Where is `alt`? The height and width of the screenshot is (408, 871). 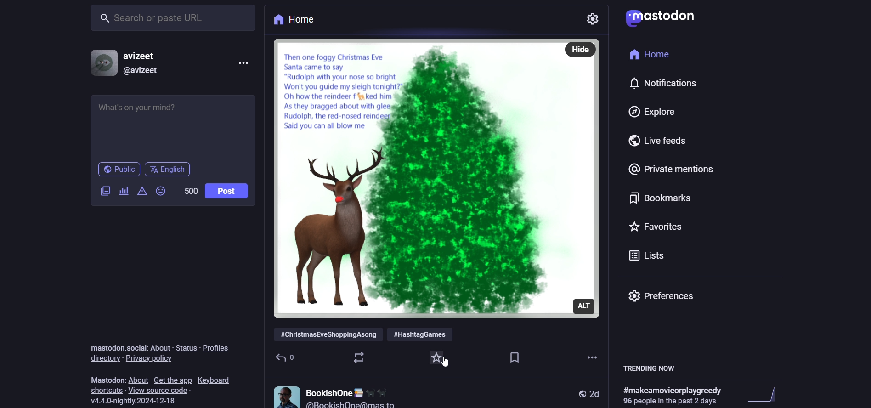
alt is located at coordinates (585, 304).